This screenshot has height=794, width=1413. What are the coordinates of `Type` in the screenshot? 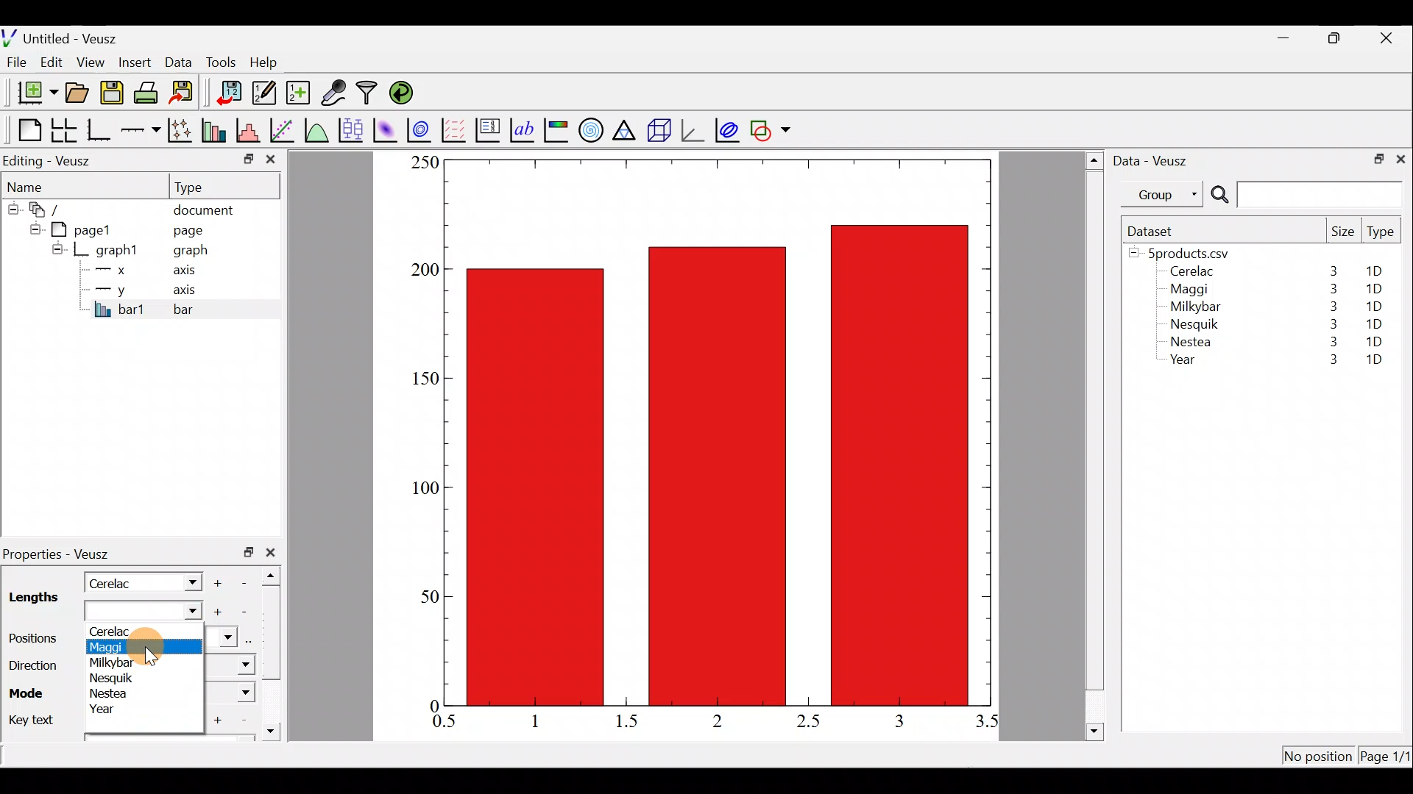 It's located at (202, 186).